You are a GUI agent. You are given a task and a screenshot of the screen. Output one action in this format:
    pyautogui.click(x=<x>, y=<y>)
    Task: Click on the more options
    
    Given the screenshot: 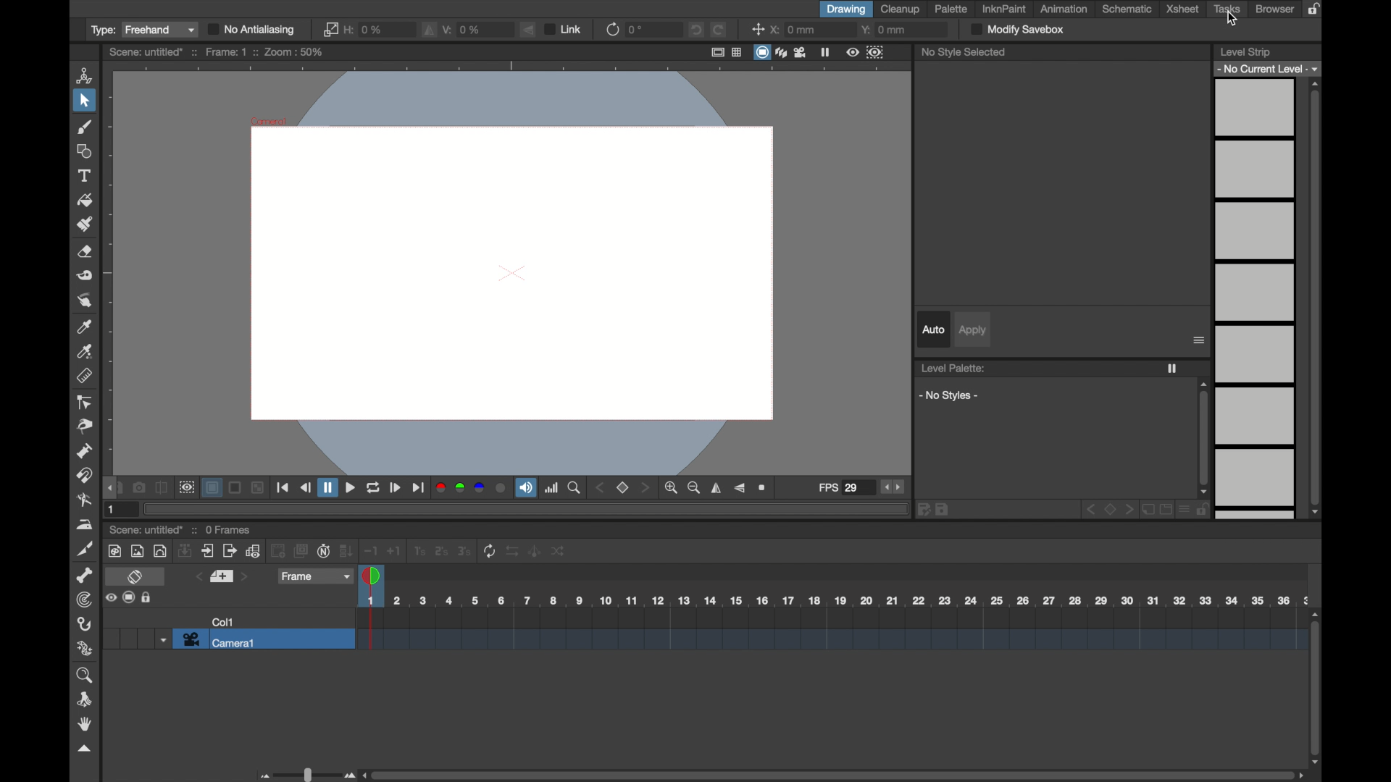 What is the action you would take?
    pyautogui.click(x=128, y=597)
    